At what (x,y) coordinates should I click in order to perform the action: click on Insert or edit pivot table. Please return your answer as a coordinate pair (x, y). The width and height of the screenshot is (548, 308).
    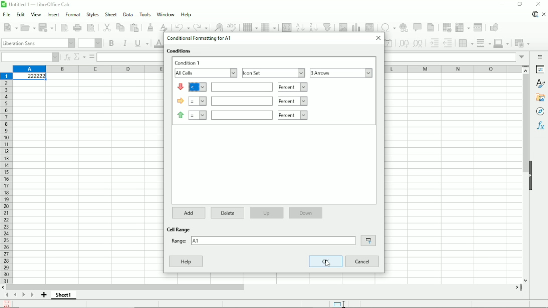
    Looking at the image, I should click on (369, 26).